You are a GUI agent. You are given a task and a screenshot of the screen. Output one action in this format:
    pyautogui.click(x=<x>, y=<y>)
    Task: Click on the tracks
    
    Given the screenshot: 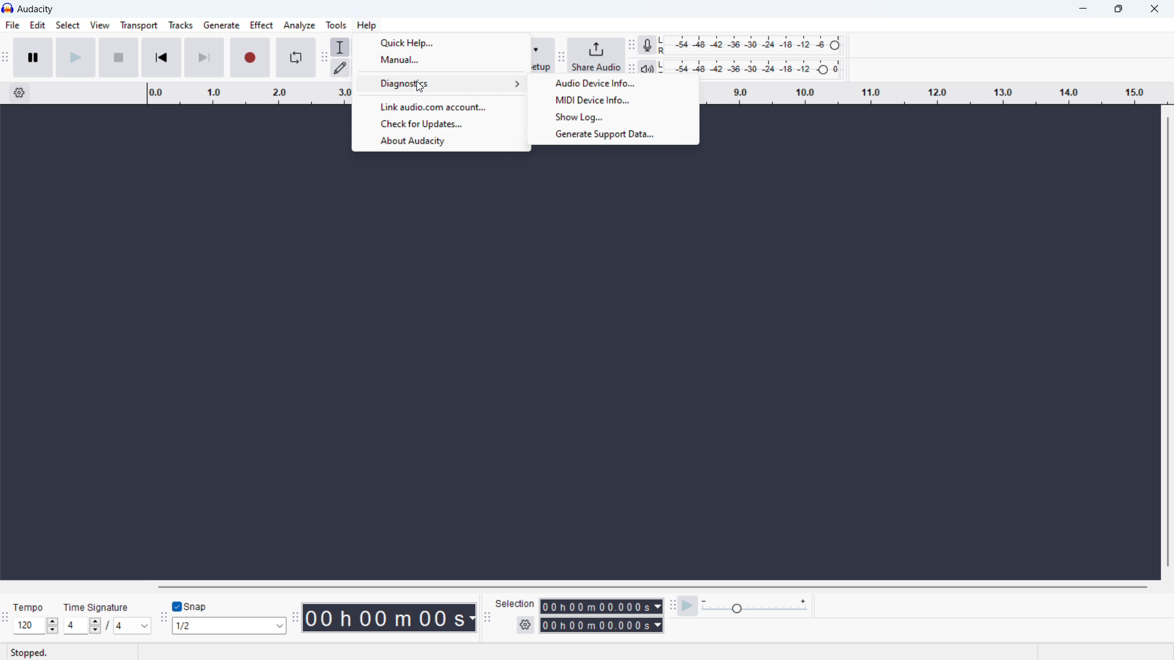 What is the action you would take?
    pyautogui.click(x=180, y=25)
    